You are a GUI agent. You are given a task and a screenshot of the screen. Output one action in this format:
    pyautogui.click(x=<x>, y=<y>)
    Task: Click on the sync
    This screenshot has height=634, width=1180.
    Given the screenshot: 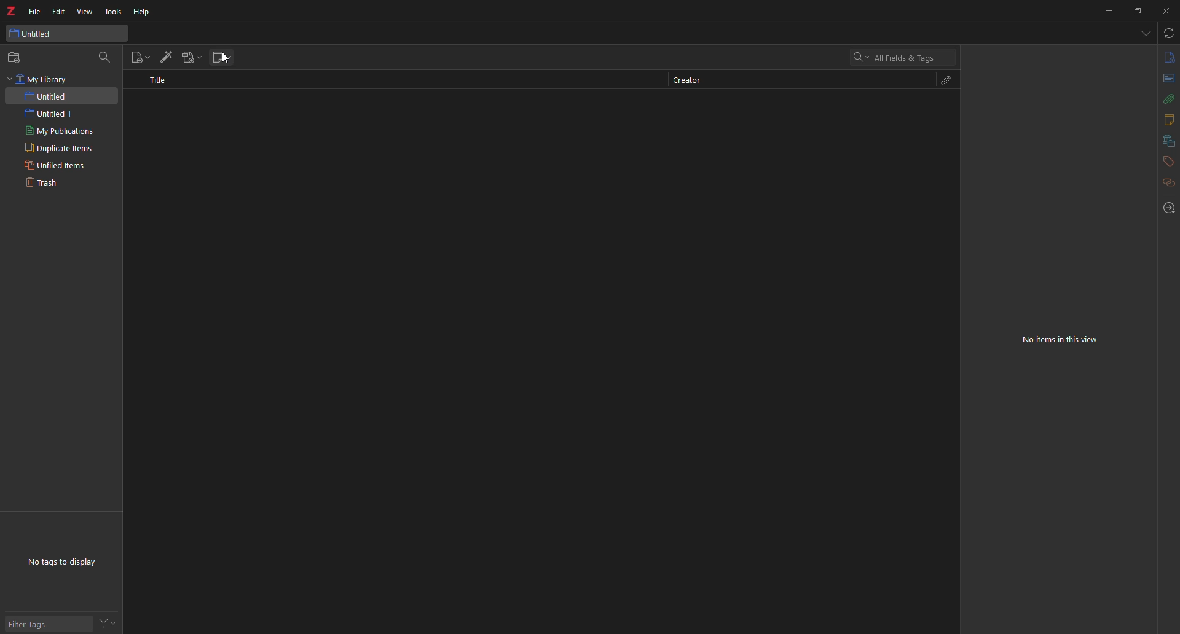 What is the action you would take?
    pyautogui.click(x=1169, y=33)
    